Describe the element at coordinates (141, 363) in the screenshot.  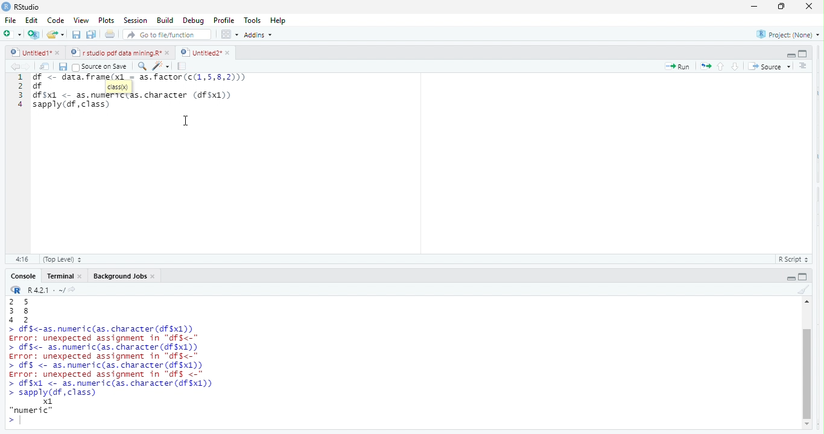
I see `Ea
38
a2
> df$<-as. numeric (as. character (df$x1))
Error: unexpected assignment in "dfs<-"
> df$<- as.numeric(as. character (df$x1))
Error: unexpected assignment in "dfS<-"
> df§ <- as.numeric(as. character (6f$x1))
Error: unexpected assignment in “dfs <-"
> df $x1 <- as.numeric(as. character (df$x1))
> sapply(df, class)

x1
“numeric”
>` at that location.